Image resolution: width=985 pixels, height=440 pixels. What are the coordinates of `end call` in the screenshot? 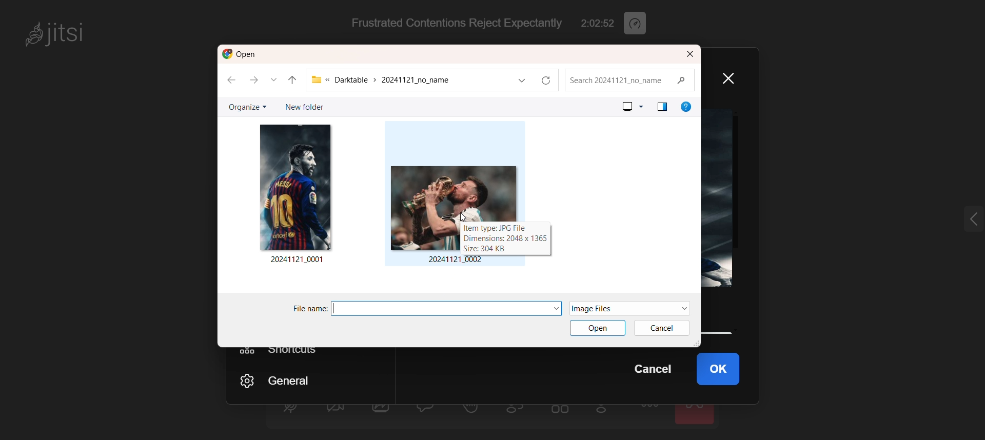 It's located at (696, 414).